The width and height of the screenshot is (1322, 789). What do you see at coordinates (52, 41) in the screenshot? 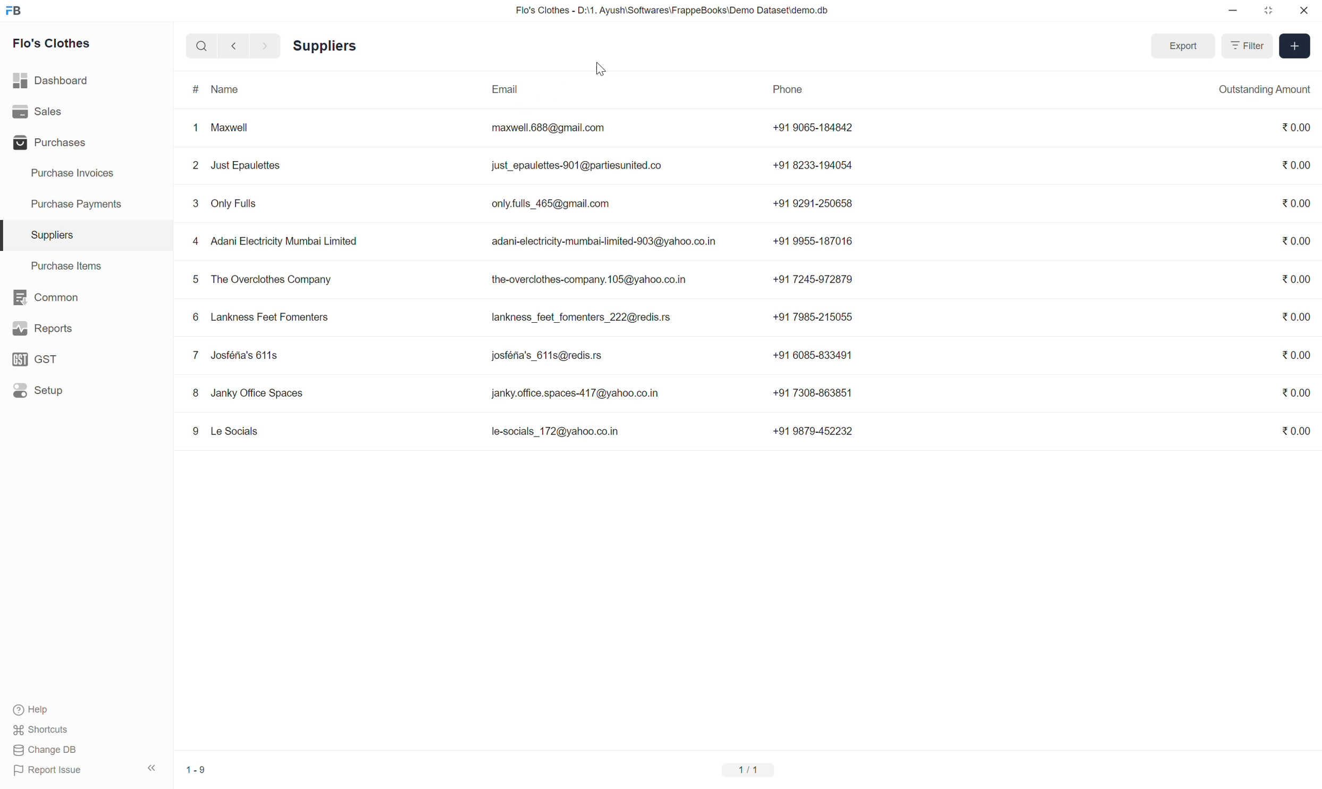
I see `Flo's Clothes` at bounding box center [52, 41].